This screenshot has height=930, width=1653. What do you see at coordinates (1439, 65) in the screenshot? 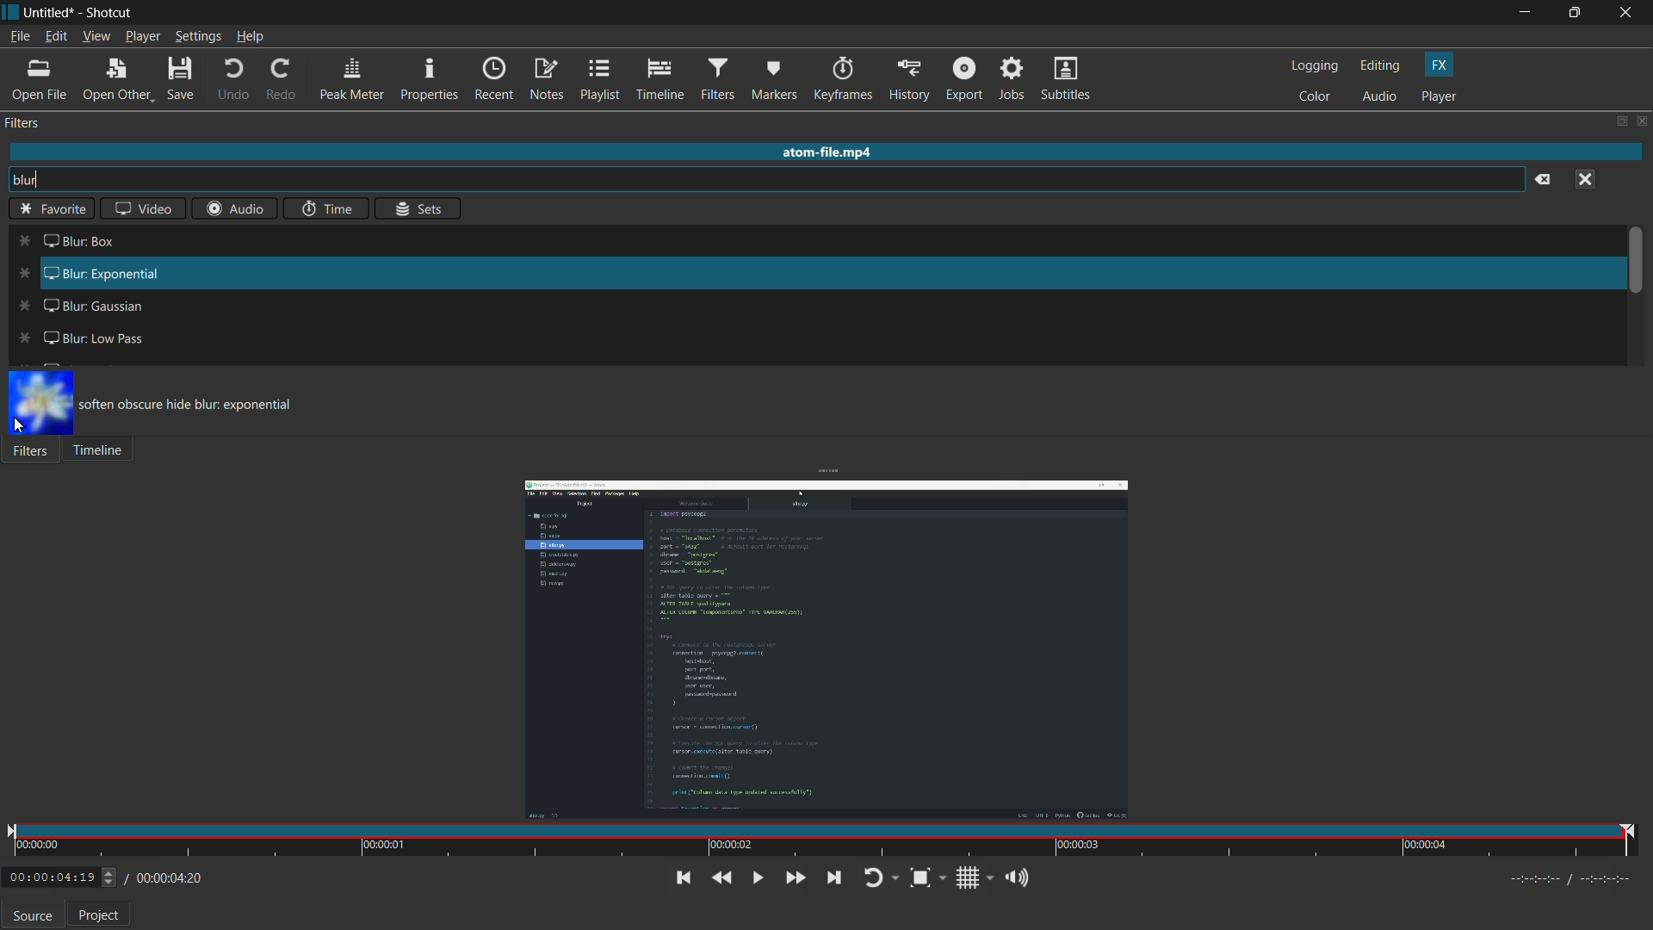
I see `fx` at bounding box center [1439, 65].